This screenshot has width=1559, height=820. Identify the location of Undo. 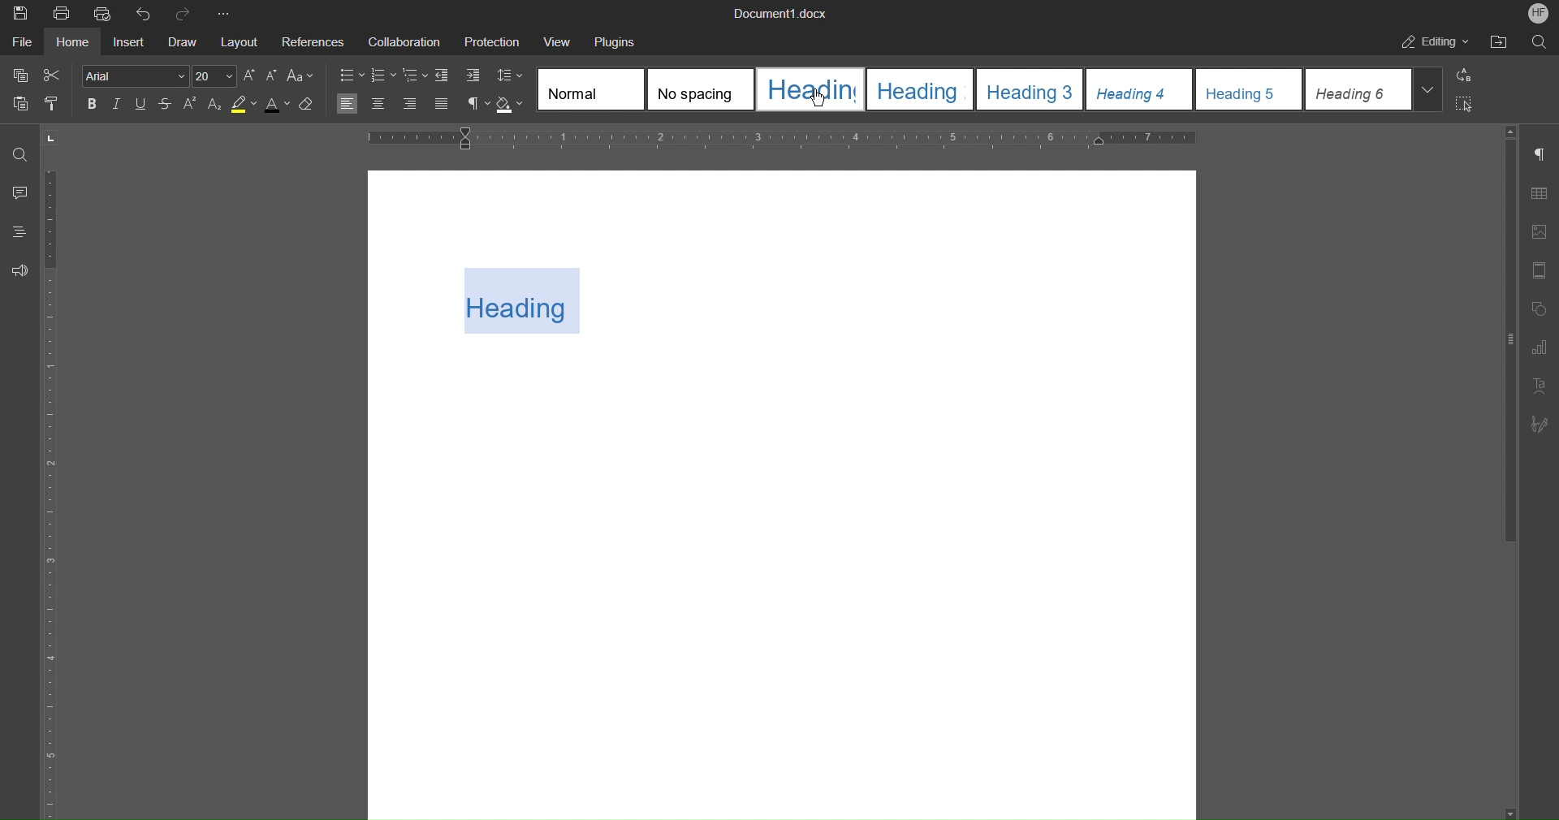
(145, 12).